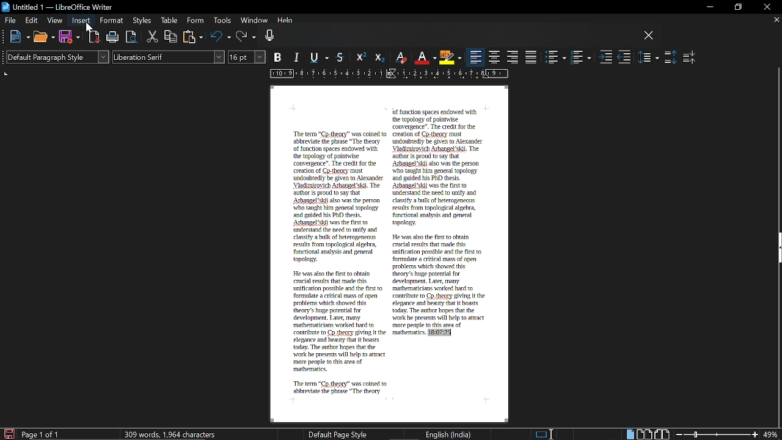 This screenshot has height=440, width=782. Describe the element at coordinates (378, 57) in the screenshot. I see `Subscript` at that location.